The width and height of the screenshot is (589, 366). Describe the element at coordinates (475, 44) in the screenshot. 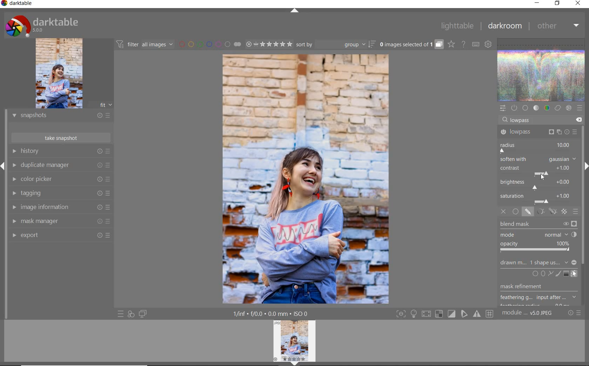

I see `set keyboard shortcuts` at that location.